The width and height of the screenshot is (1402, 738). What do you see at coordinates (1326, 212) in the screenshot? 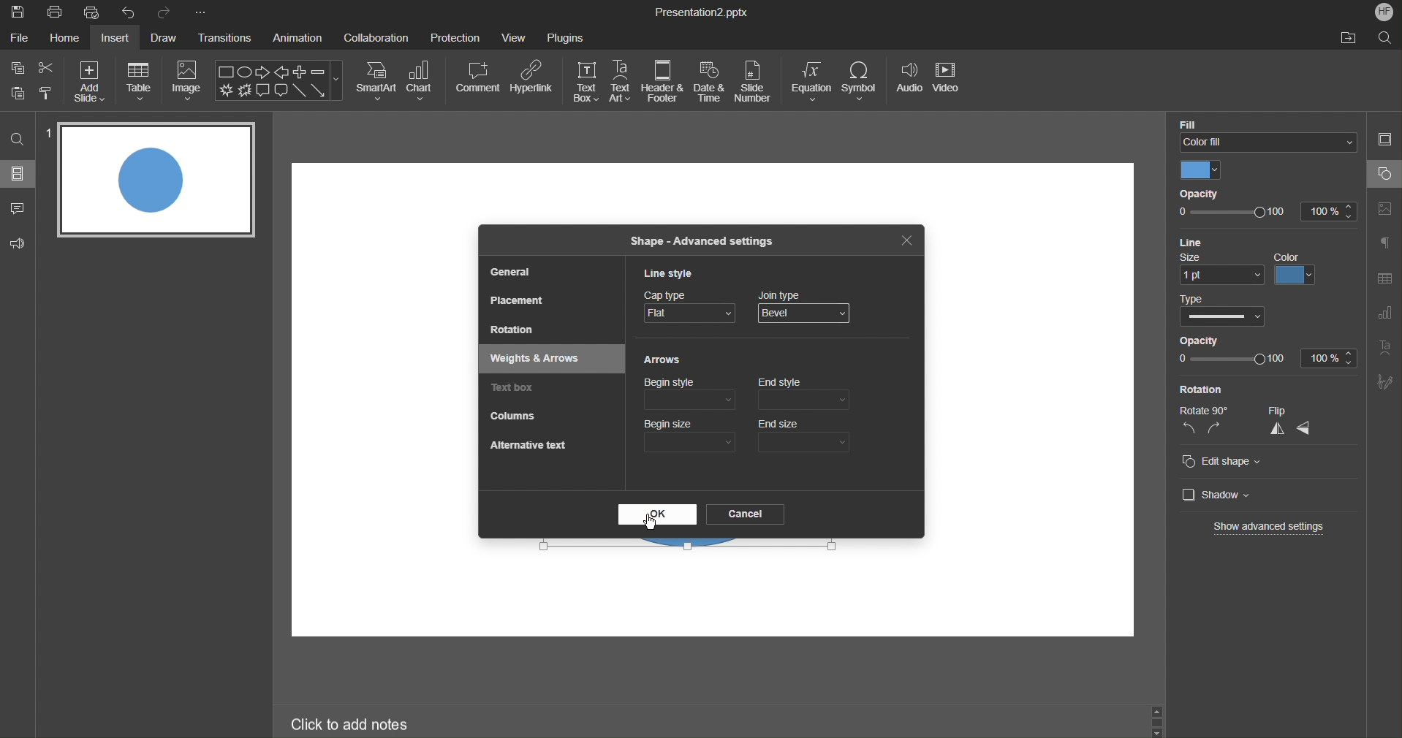
I see `100%` at bounding box center [1326, 212].